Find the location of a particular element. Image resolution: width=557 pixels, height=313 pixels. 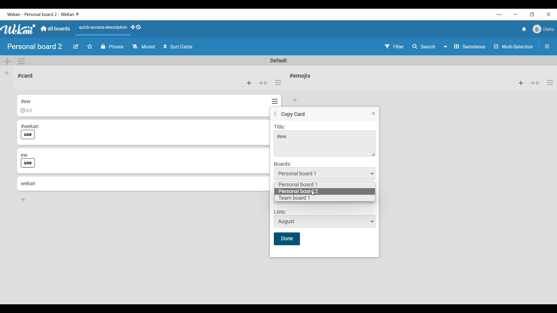

Filter is located at coordinates (395, 46).